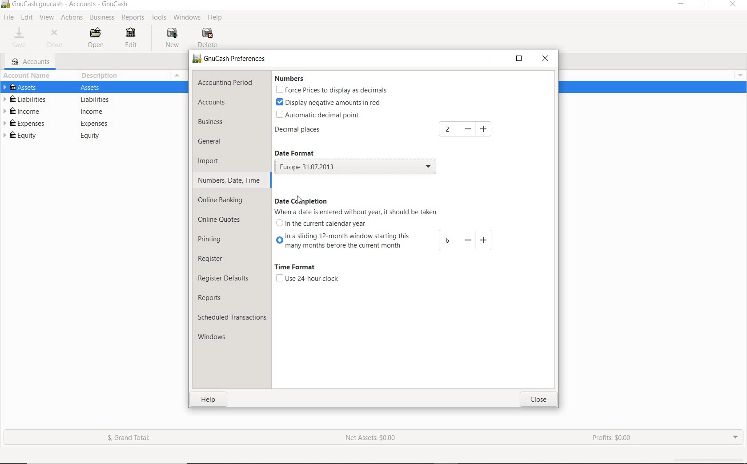 The width and height of the screenshot is (747, 464). What do you see at coordinates (89, 124) in the screenshot?
I see `EXPENSES` at bounding box center [89, 124].